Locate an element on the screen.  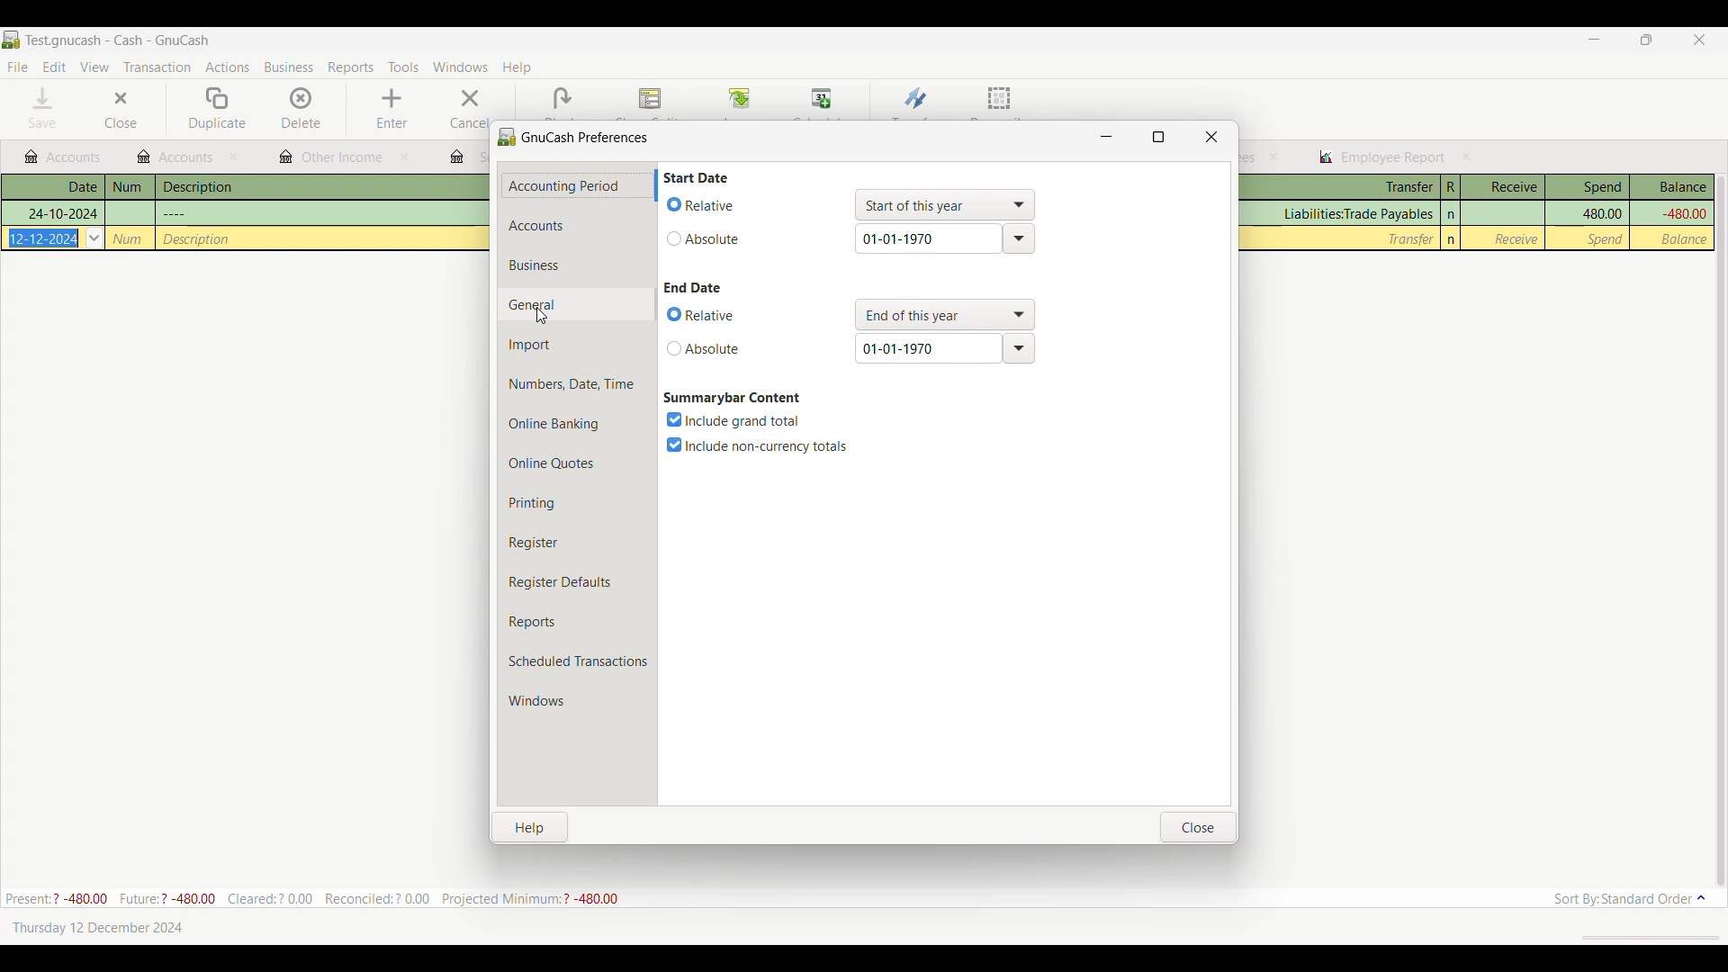
Close is located at coordinates (1199, 827).